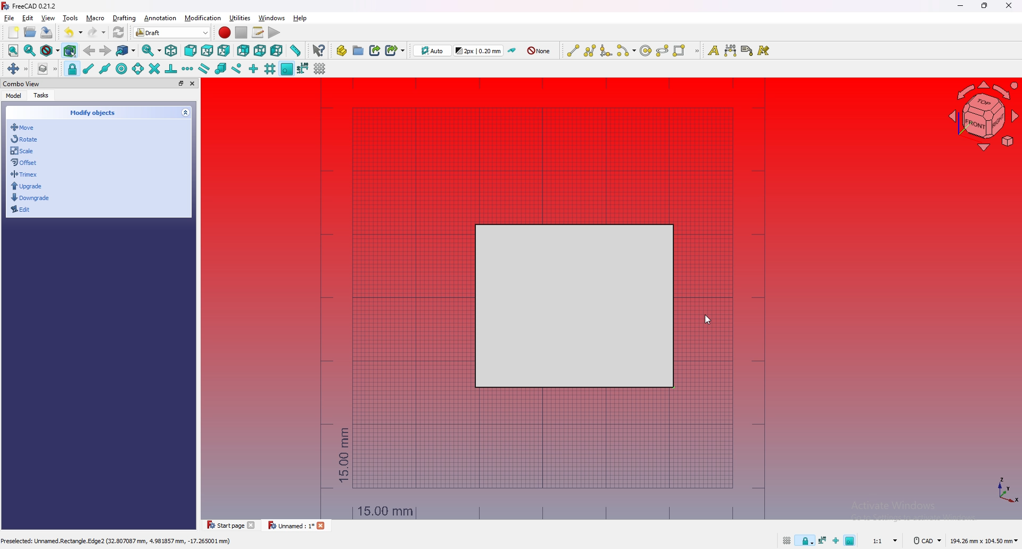 The width and height of the screenshot is (1022, 549). Describe the element at coordinates (590, 51) in the screenshot. I see `polyline` at that location.